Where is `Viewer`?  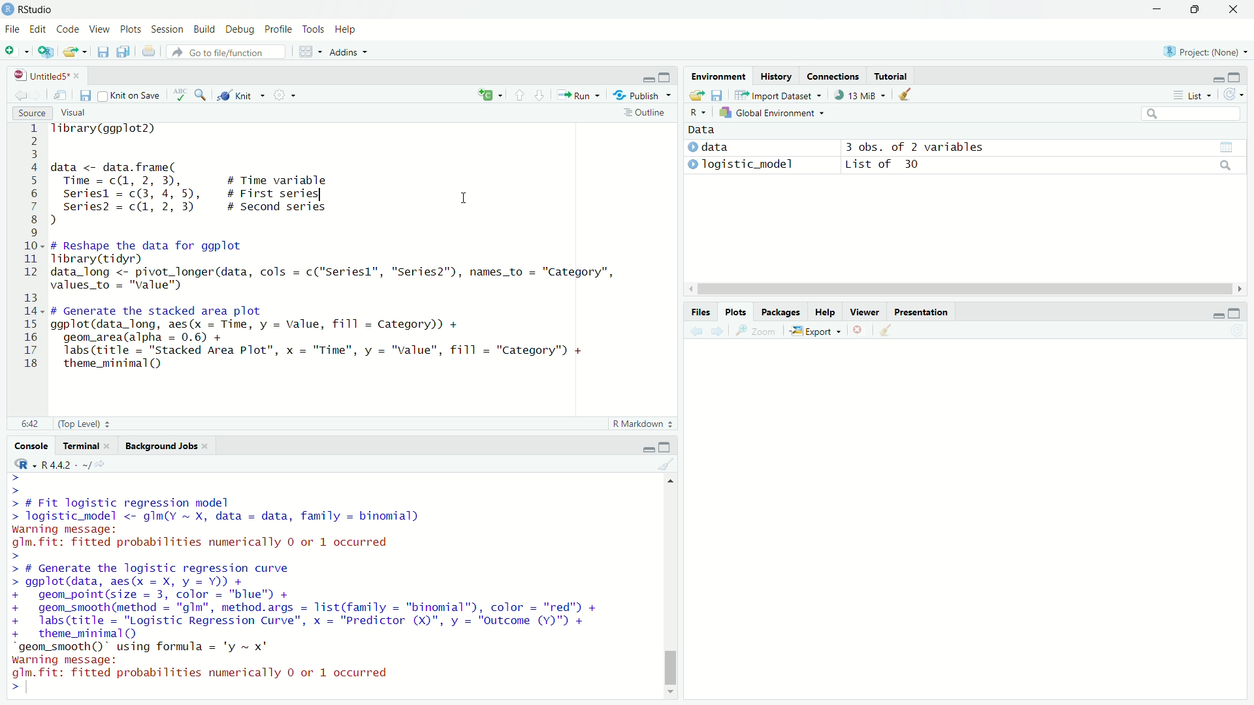
Viewer is located at coordinates (864, 311).